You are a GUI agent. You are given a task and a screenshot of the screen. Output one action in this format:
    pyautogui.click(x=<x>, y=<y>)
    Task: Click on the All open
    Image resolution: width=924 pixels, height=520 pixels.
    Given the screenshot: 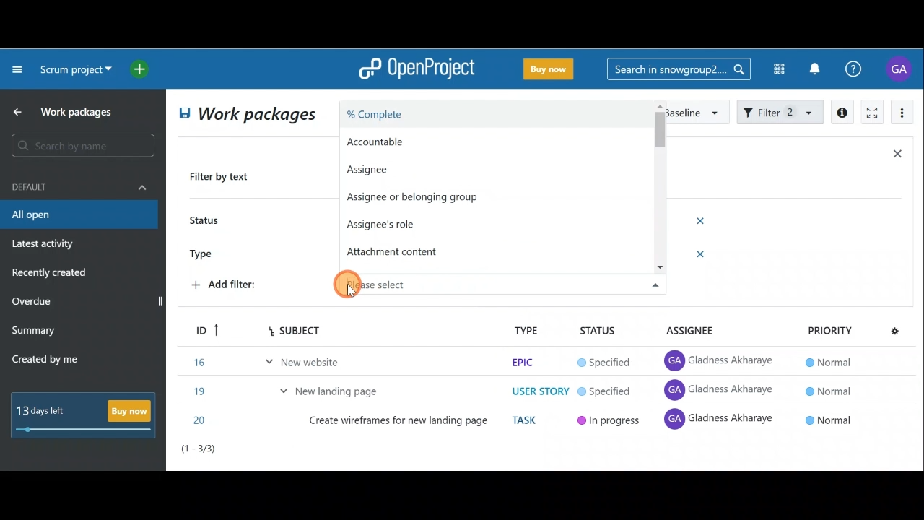 What is the action you would take?
    pyautogui.click(x=78, y=215)
    